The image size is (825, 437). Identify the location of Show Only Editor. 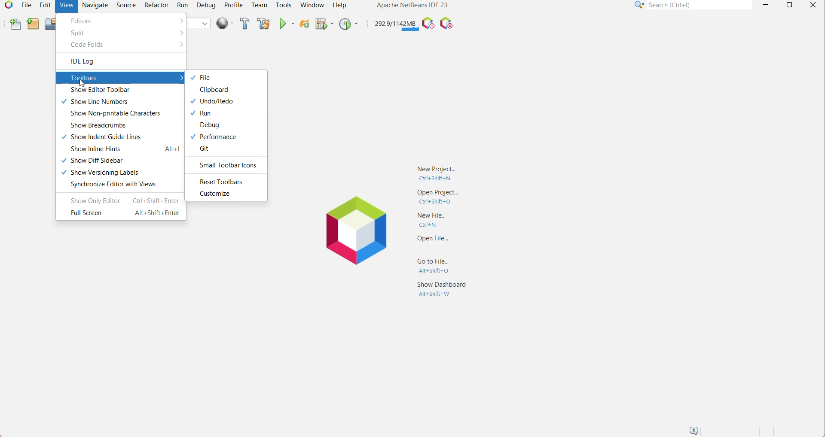
(122, 200).